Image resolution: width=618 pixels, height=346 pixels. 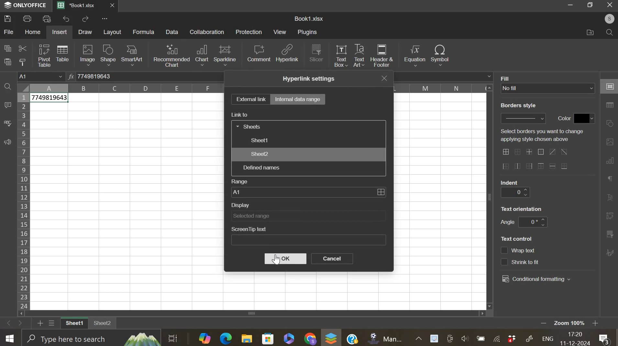 I want to click on sparkline, so click(x=225, y=55).